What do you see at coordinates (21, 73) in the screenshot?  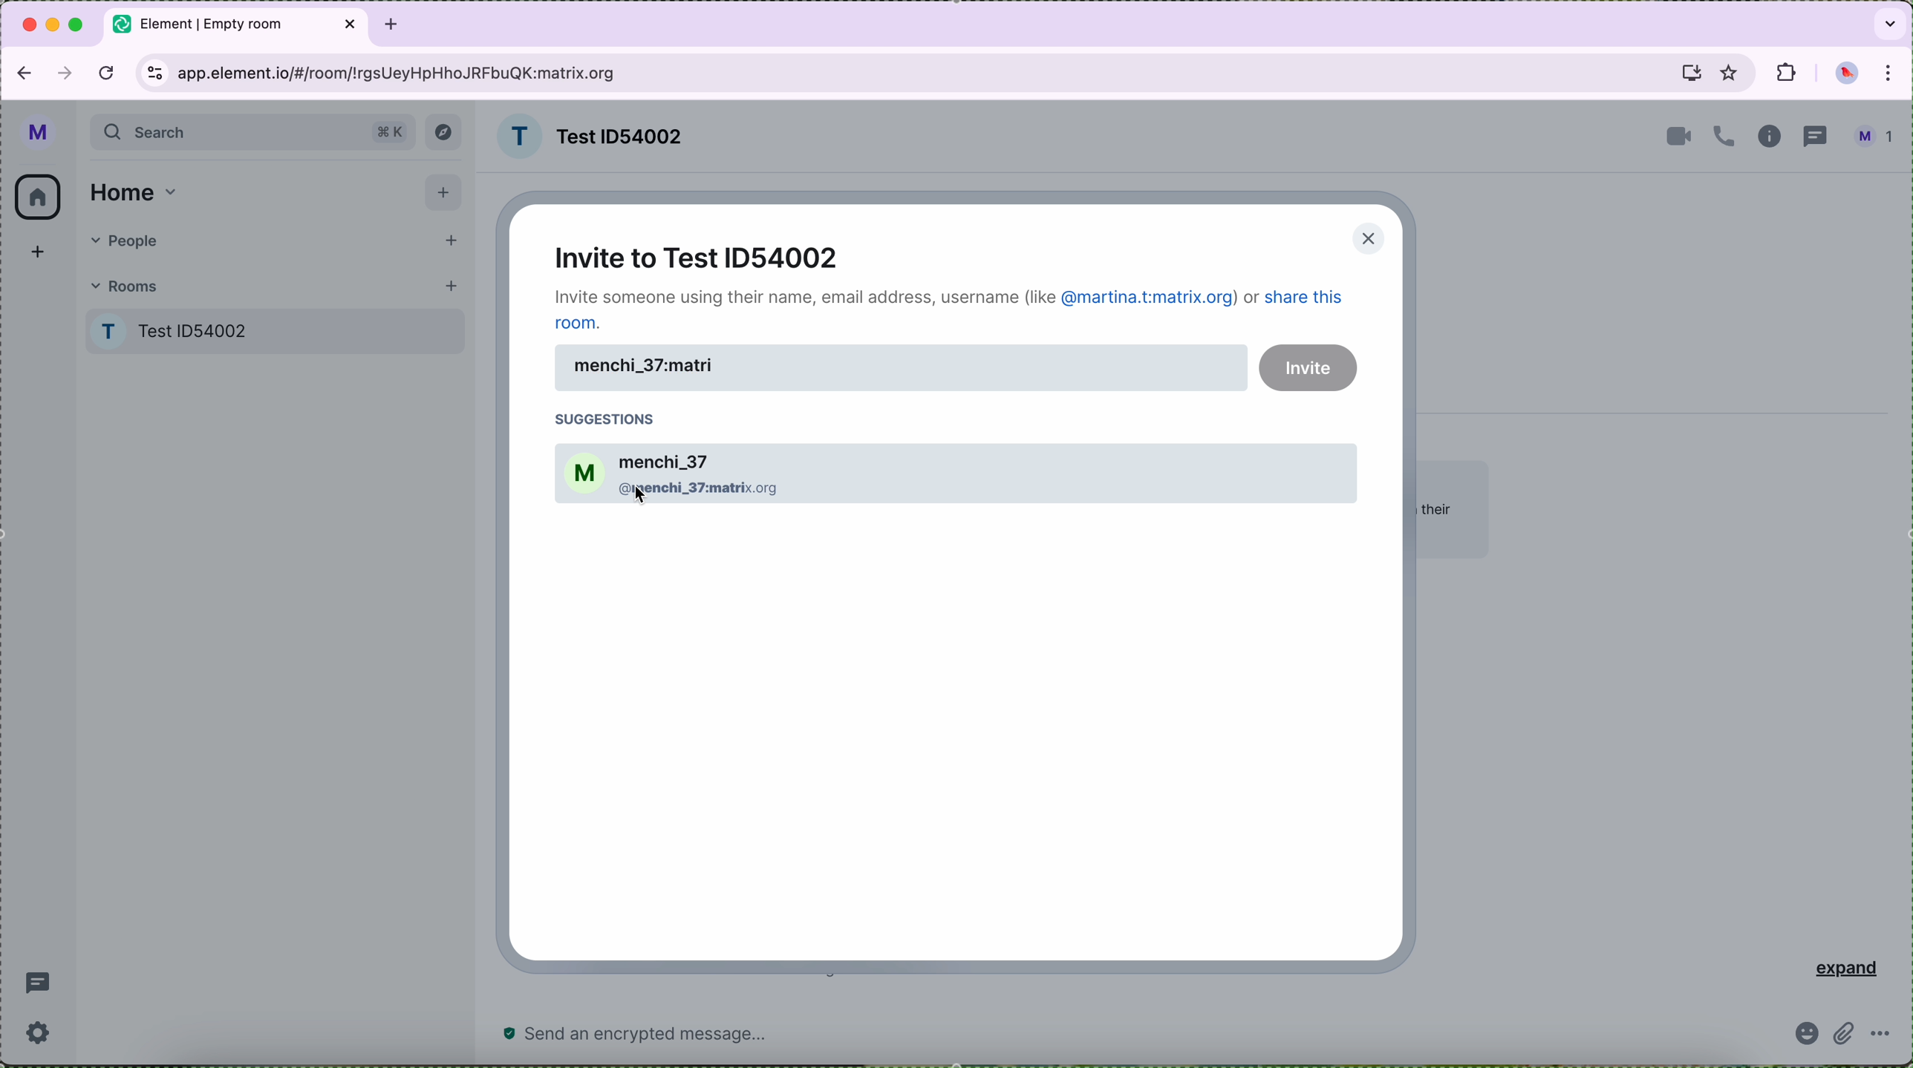 I see `navigate back` at bounding box center [21, 73].